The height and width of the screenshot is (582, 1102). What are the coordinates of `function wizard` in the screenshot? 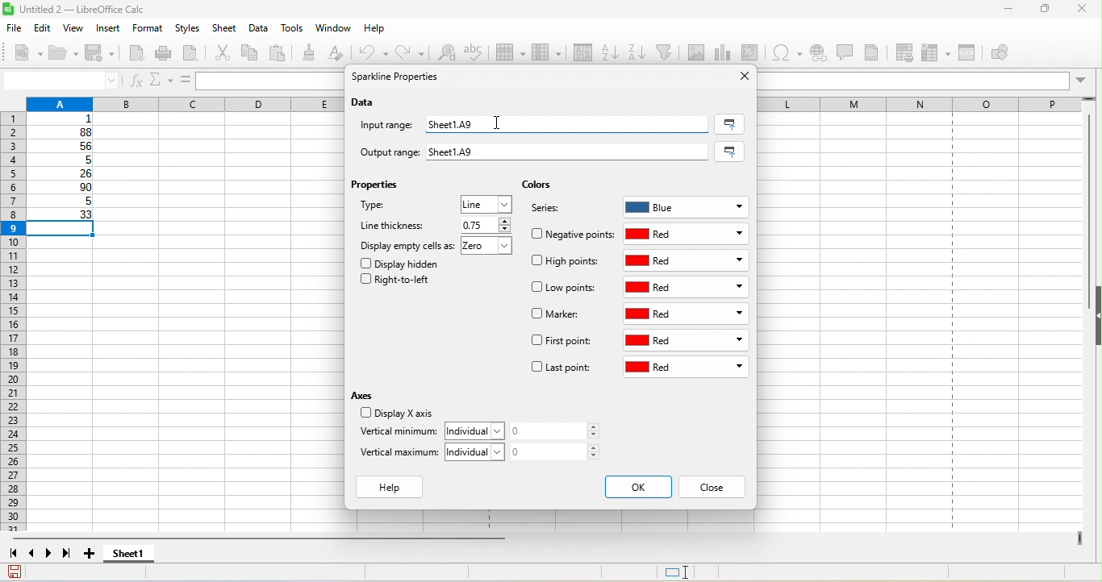 It's located at (136, 81).